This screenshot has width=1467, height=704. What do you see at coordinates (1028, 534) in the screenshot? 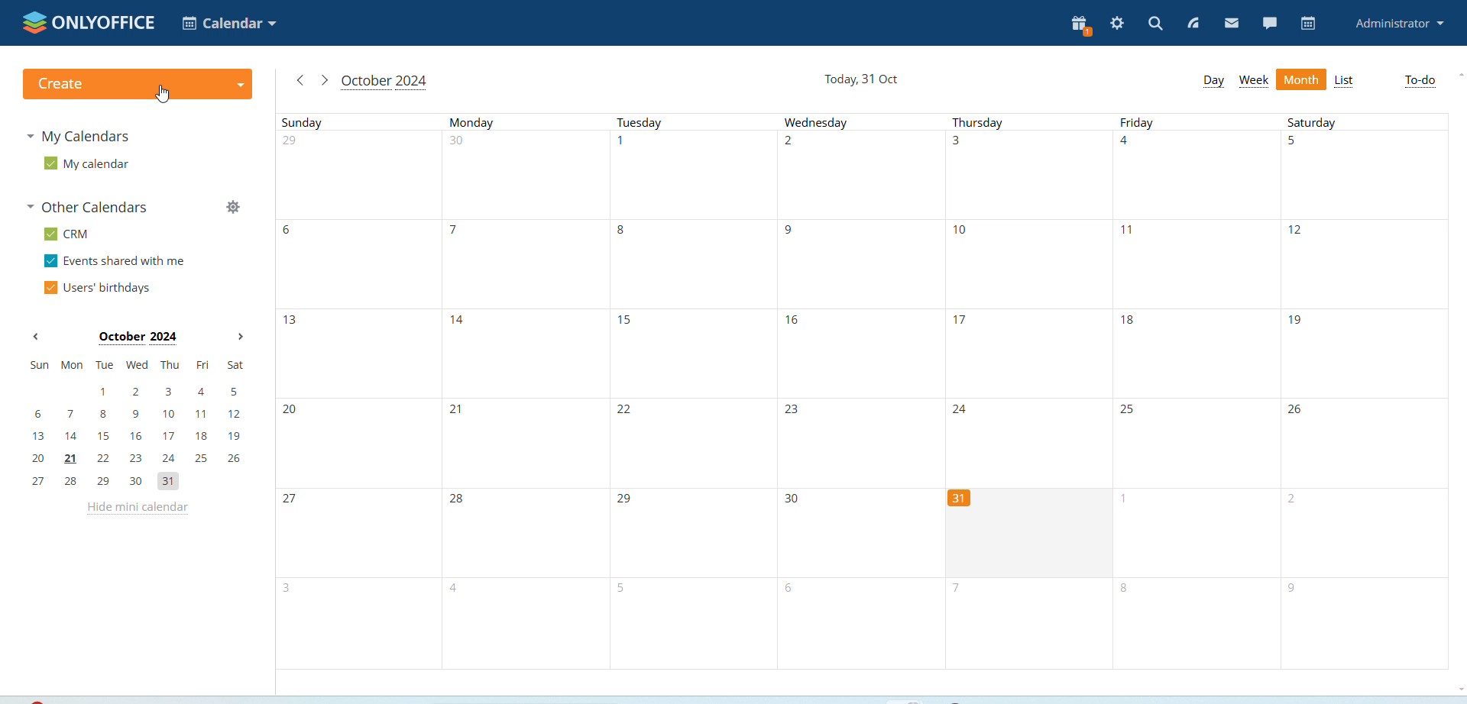
I see `cell for current date` at bounding box center [1028, 534].